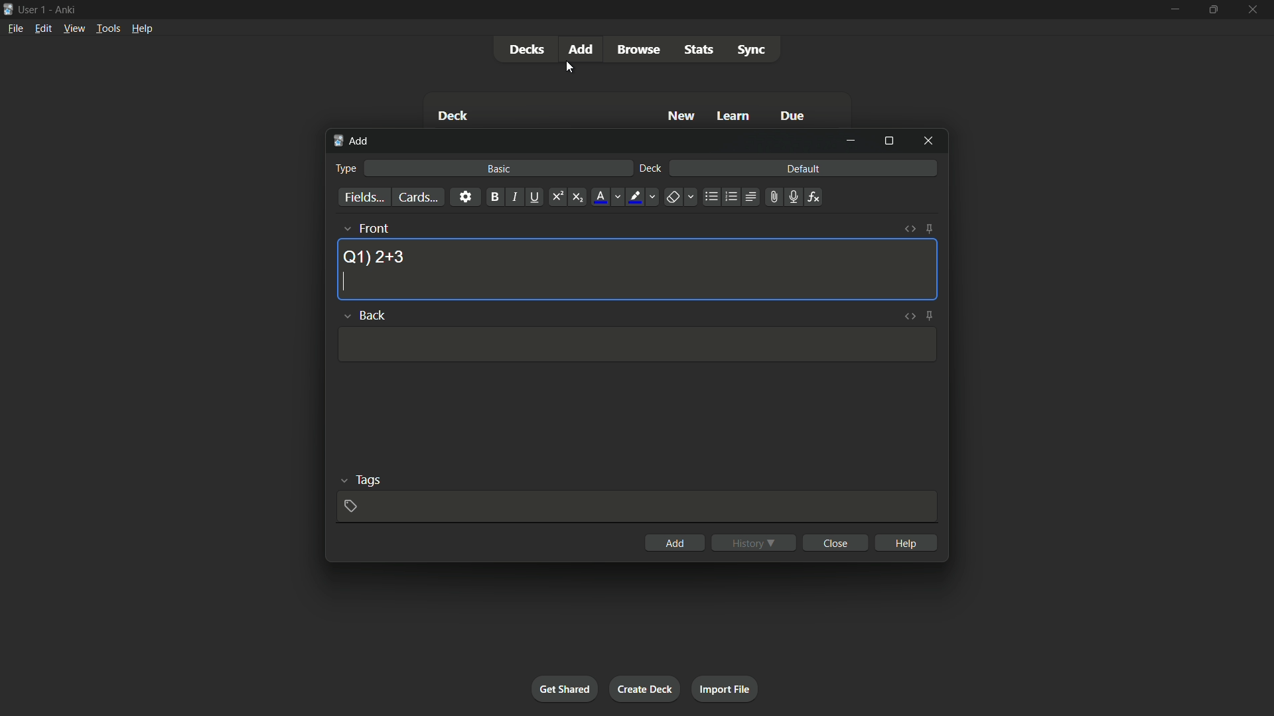 This screenshot has height=716, width=1274. What do you see at coordinates (33, 7) in the screenshot?
I see `user 1` at bounding box center [33, 7].